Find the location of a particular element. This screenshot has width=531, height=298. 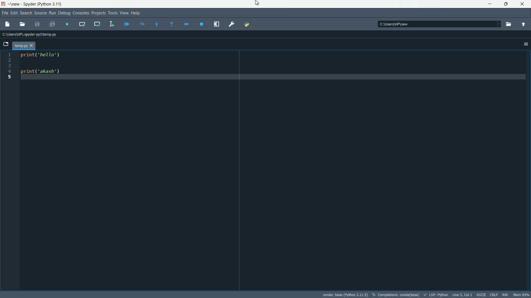

save all files is located at coordinates (52, 24).